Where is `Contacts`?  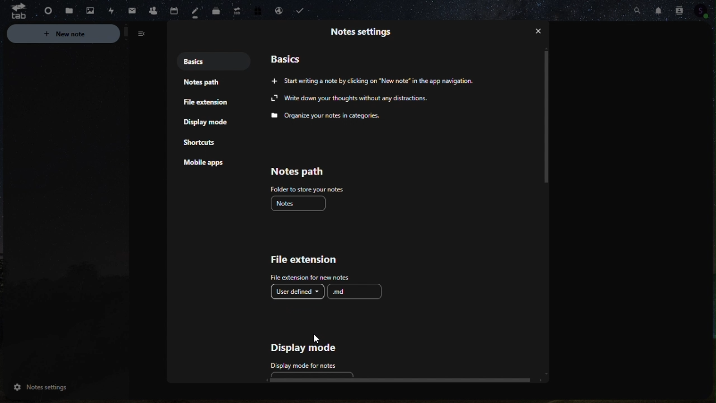
Contacts is located at coordinates (152, 9).